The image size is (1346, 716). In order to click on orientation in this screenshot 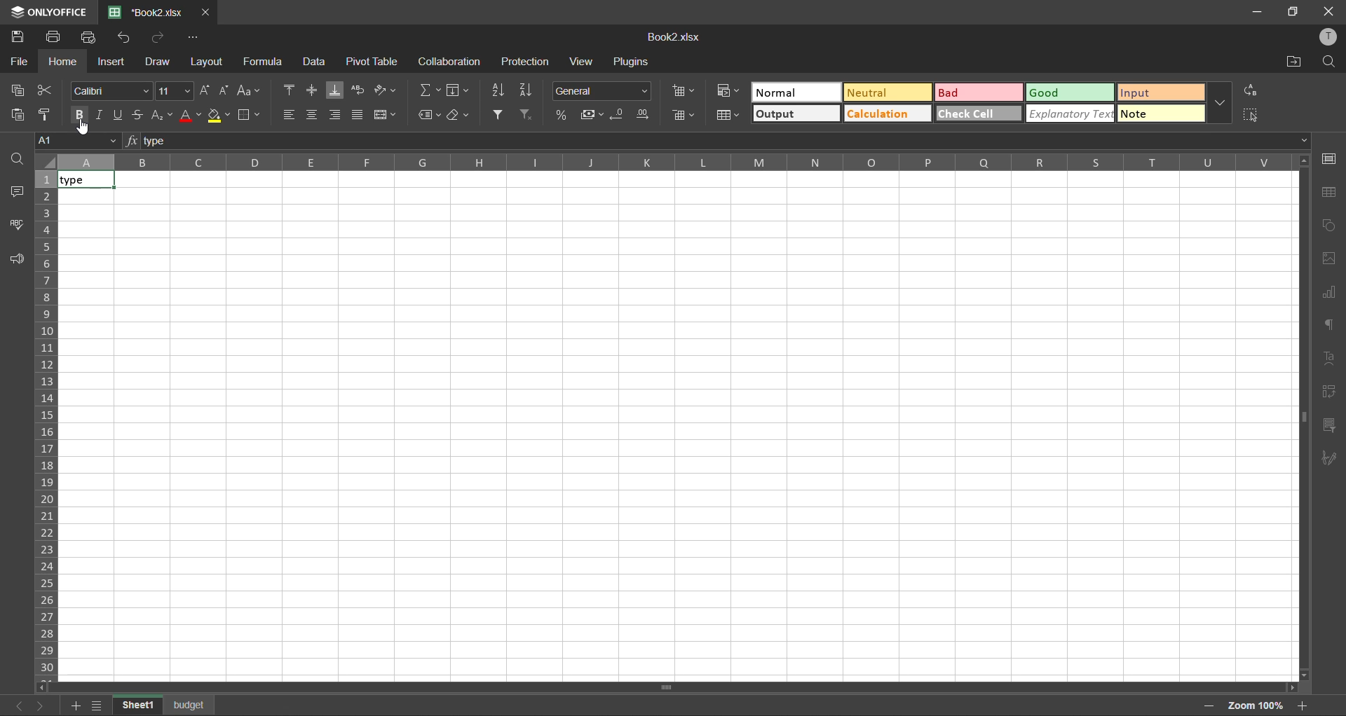, I will do `click(384, 90)`.